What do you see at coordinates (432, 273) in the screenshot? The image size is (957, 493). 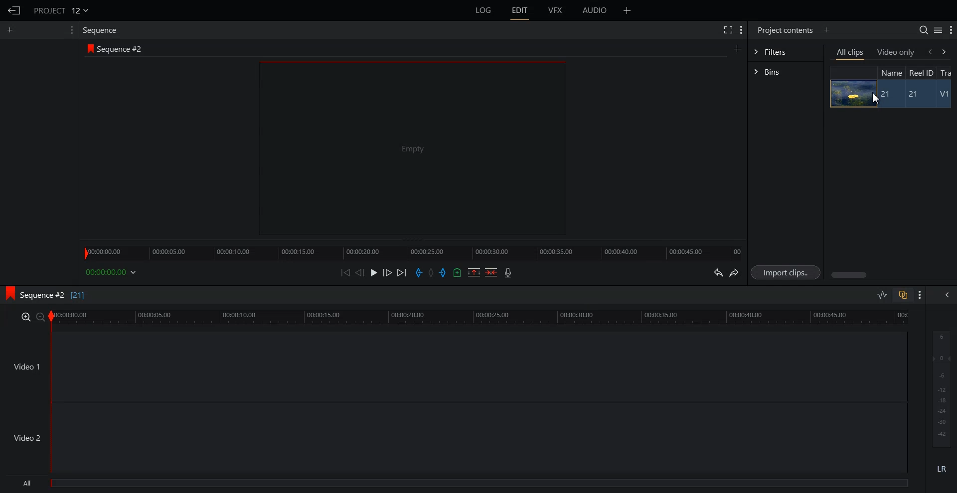 I see `Clear all marks` at bounding box center [432, 273].